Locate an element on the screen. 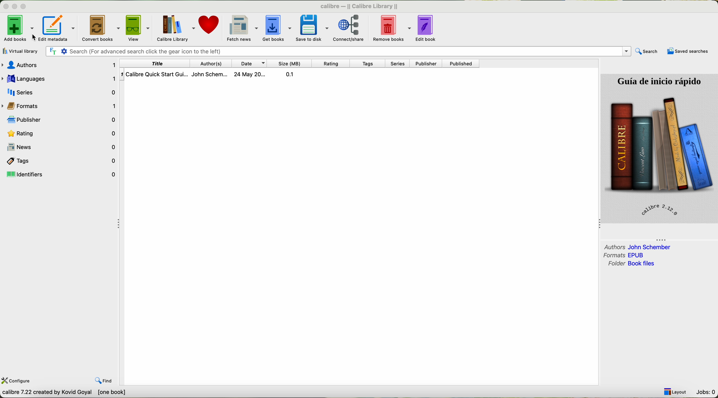 Image resolution: width=718 pixels, height=398 pixels. date is located at coordinates (250, 63).